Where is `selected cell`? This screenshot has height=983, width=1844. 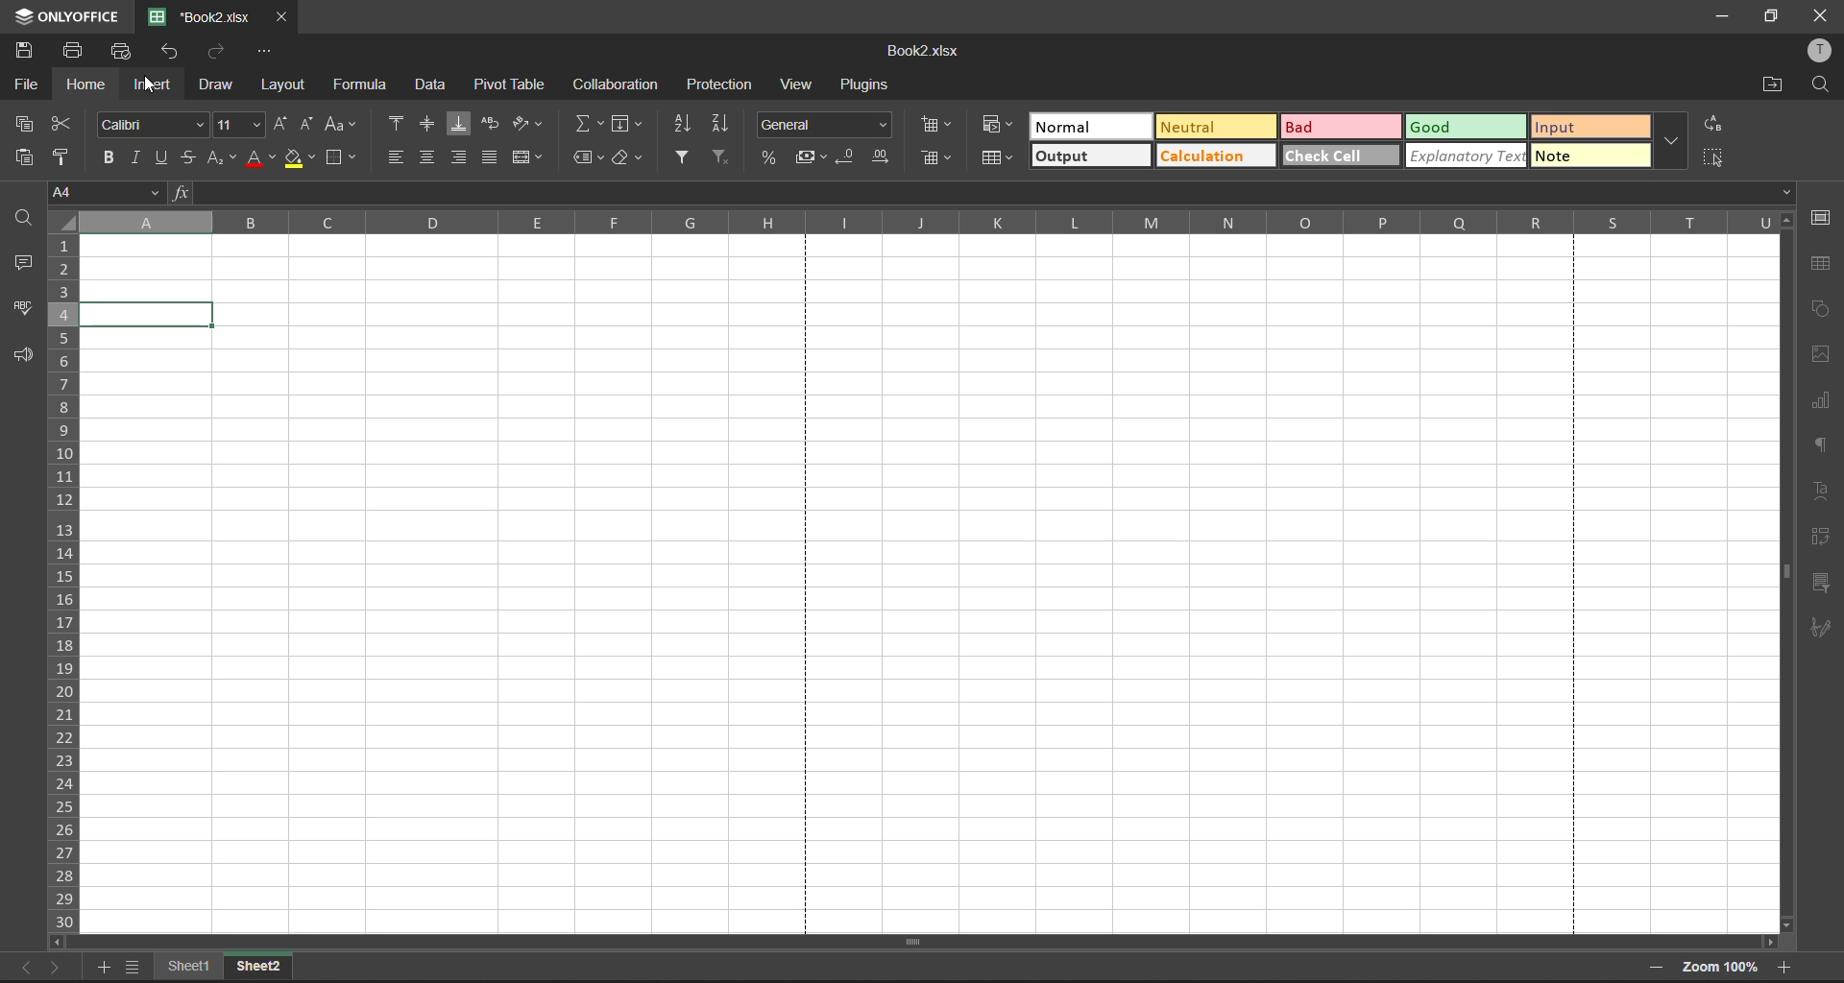
selected cell is located at coordinates (148, 313).